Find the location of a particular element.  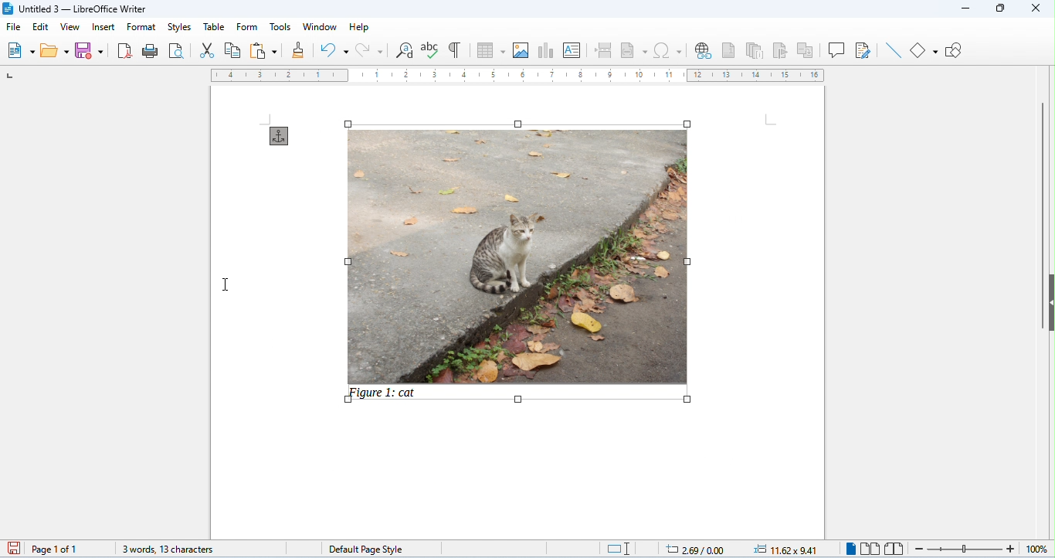

zoom is located at coordinates (977, 548).